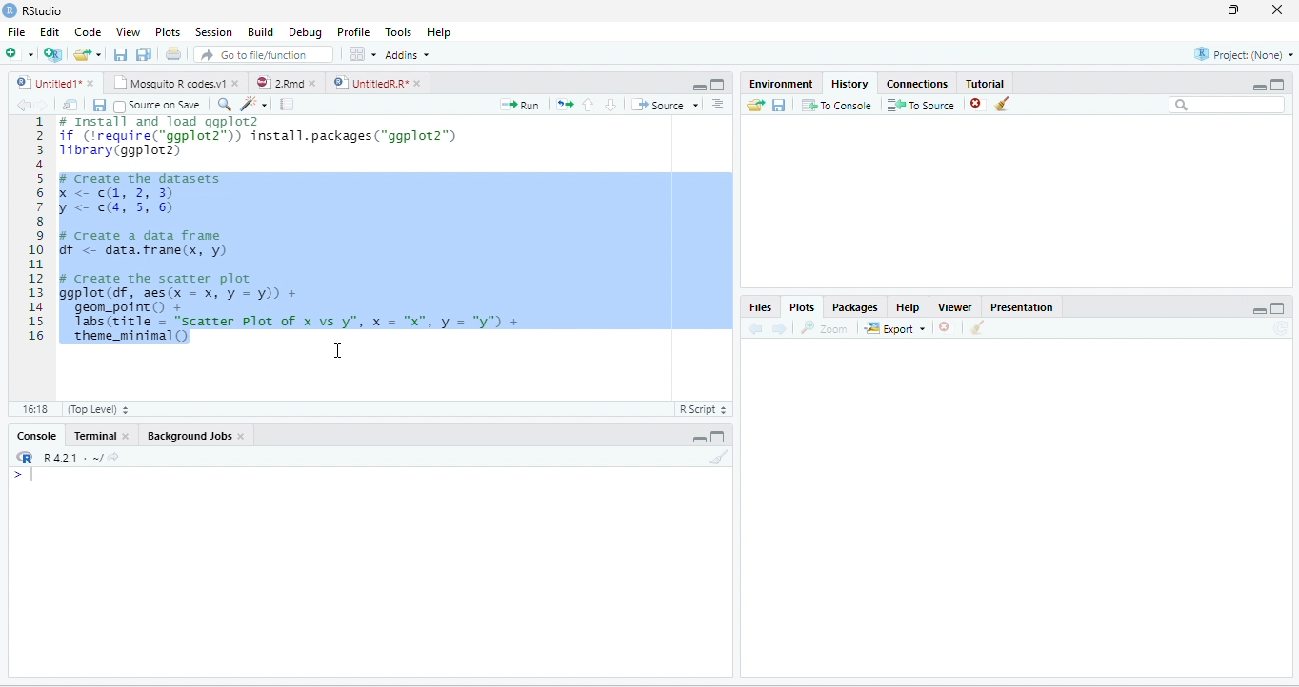  What do you see at coordinates (113, 456) in the screenshot?
I see `View the current working directory` at bounding box center [113, 456].